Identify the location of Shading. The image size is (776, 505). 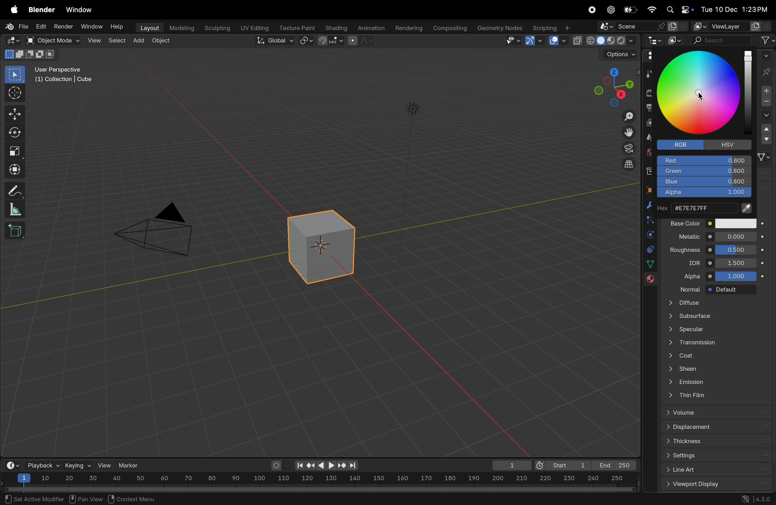
(336, 28).